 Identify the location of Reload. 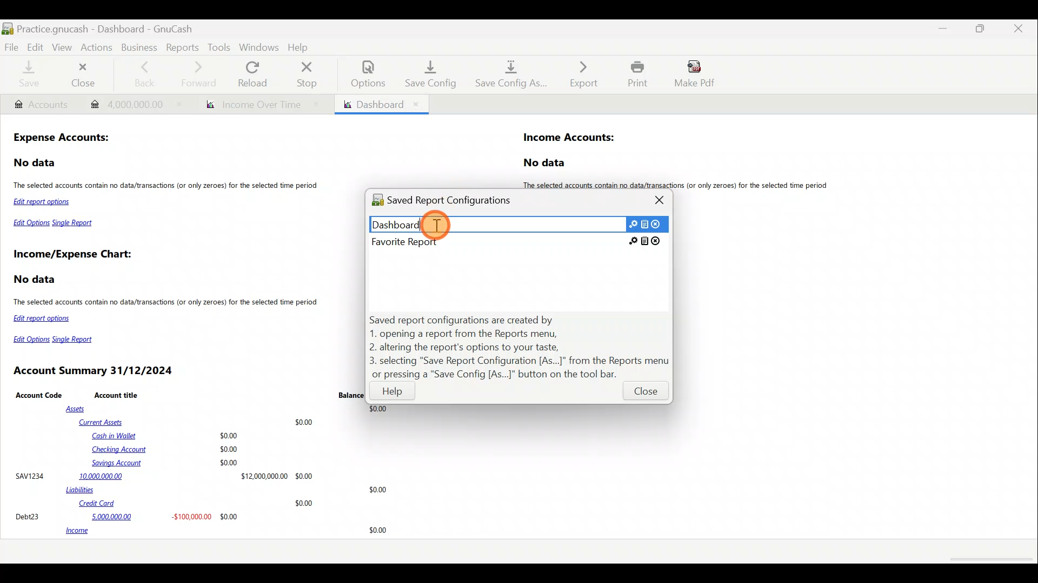
(255, 74).